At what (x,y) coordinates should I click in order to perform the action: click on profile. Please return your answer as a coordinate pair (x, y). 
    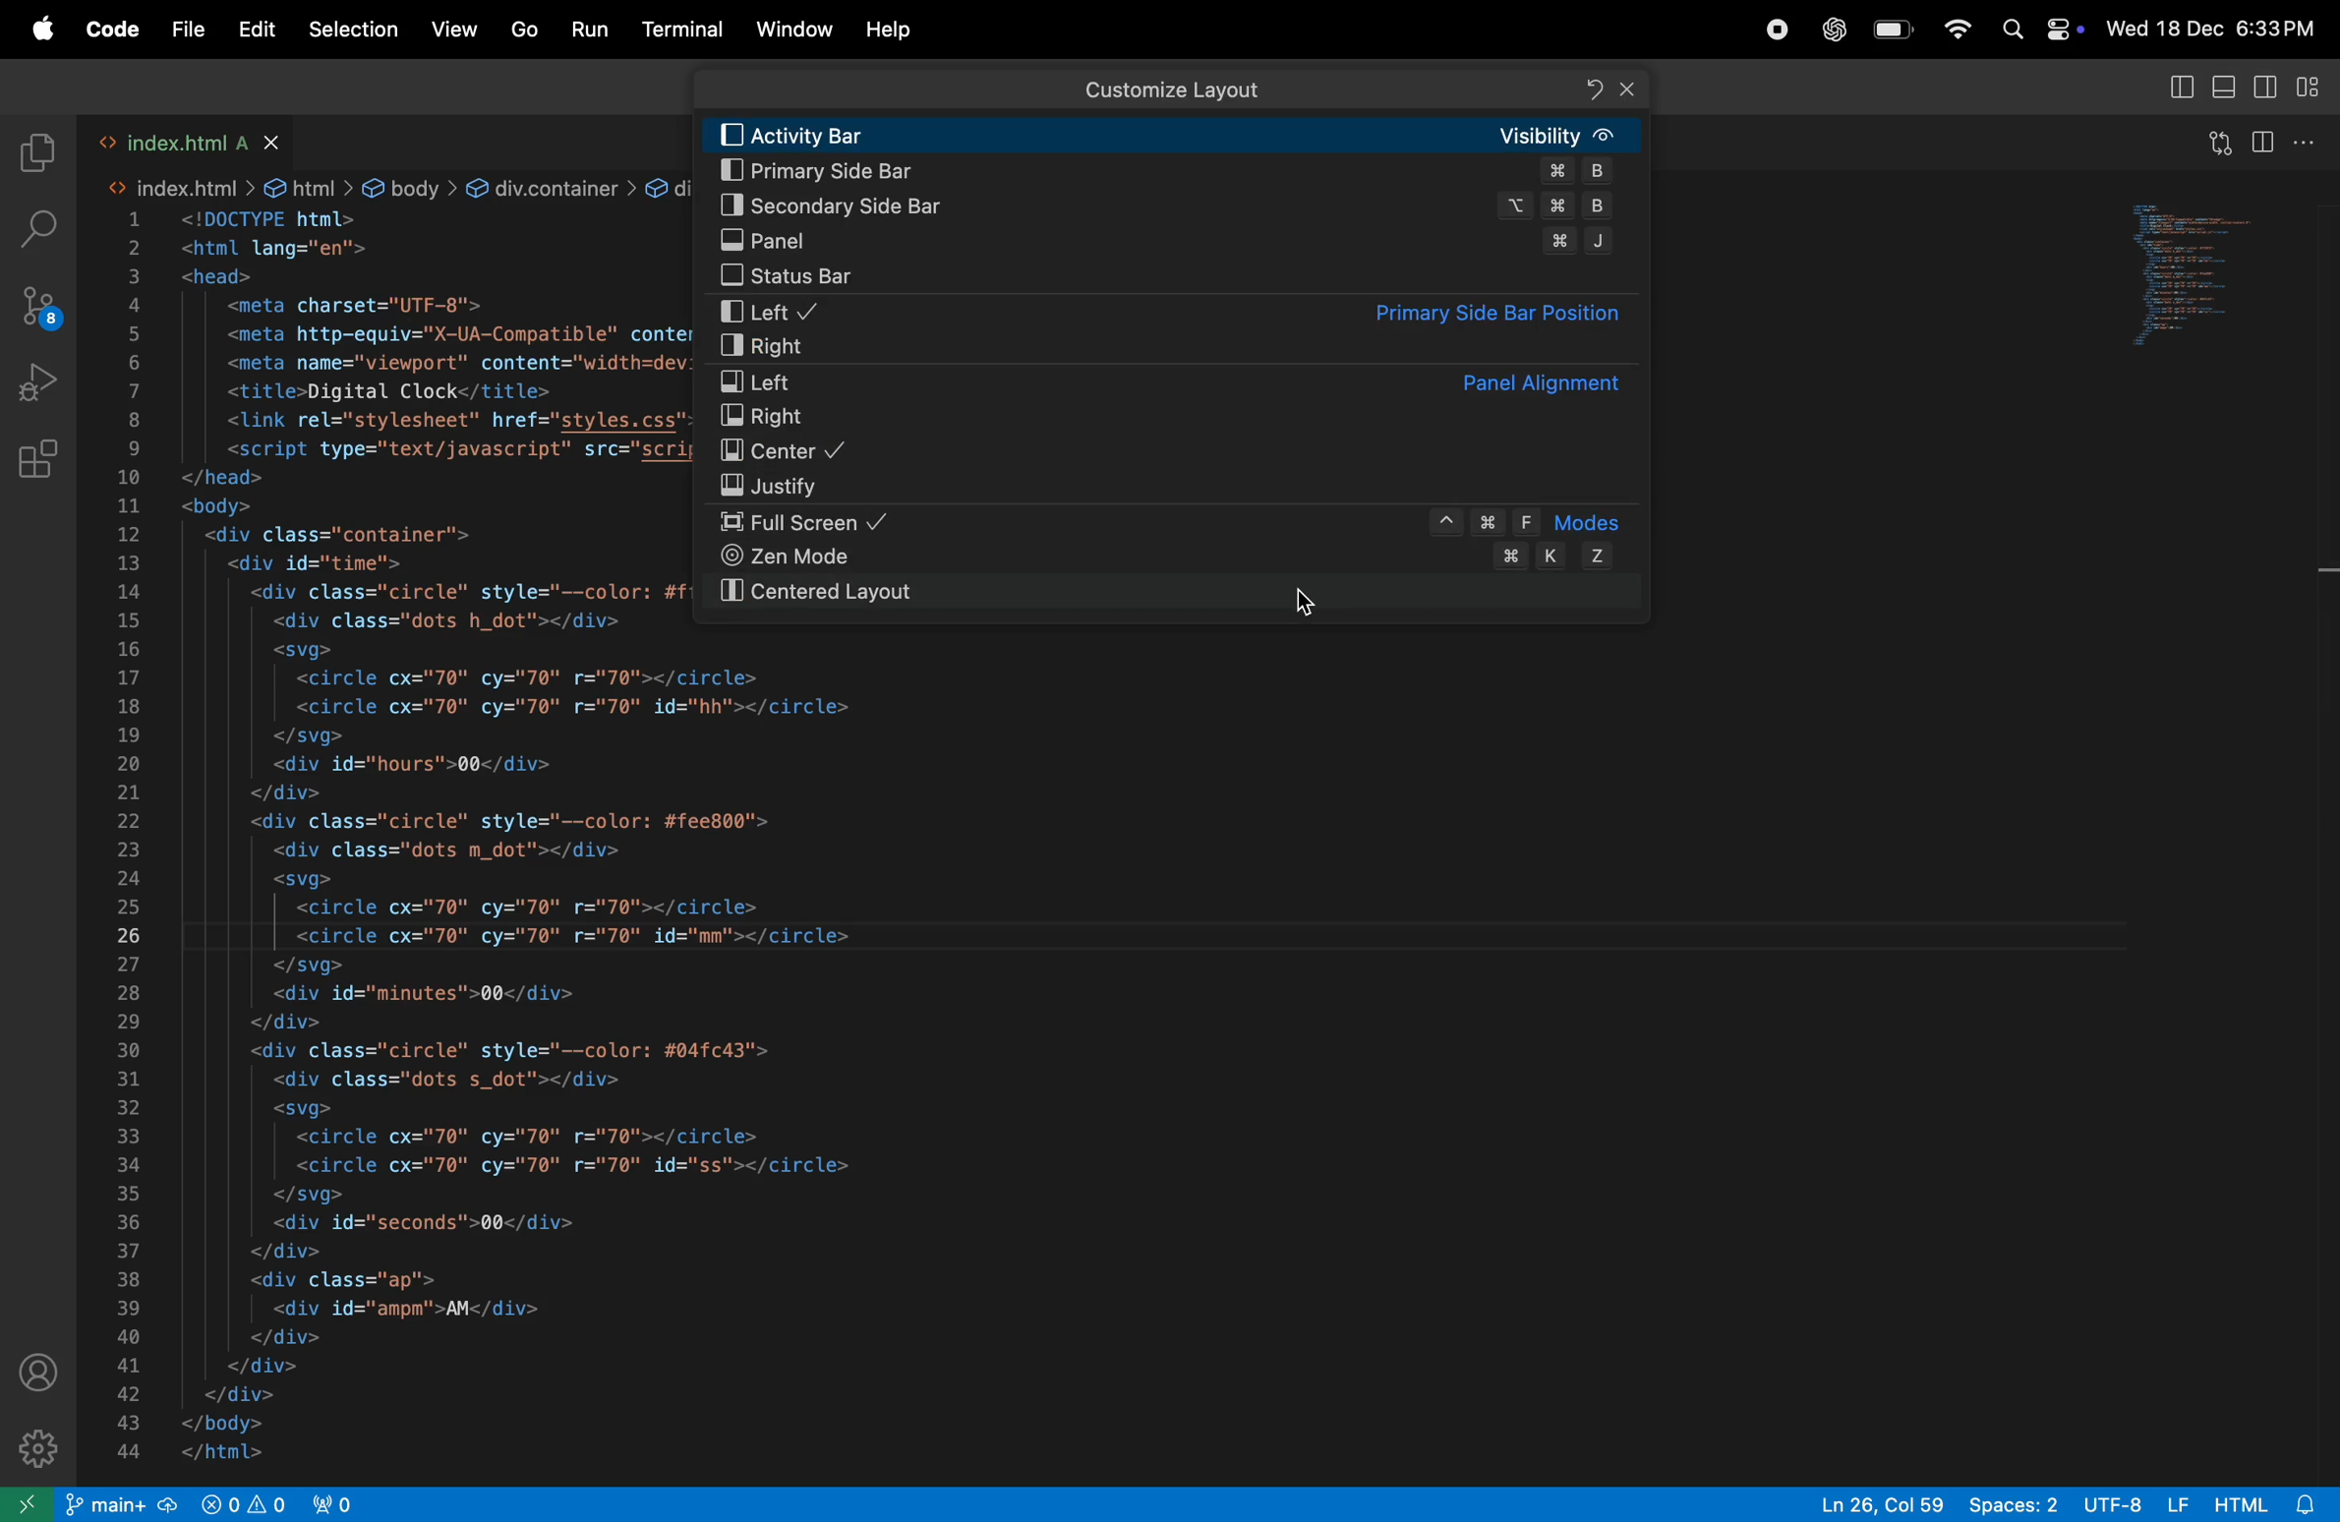
    Looking at the image, I should click on (41, 1374).